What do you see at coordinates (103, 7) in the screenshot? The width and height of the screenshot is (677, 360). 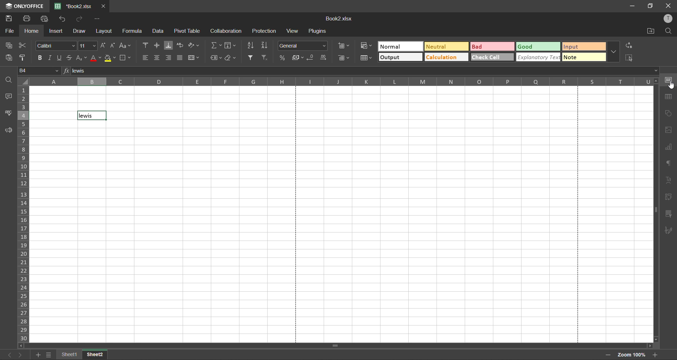 I see `close tab` at bounding box center [103, 7].